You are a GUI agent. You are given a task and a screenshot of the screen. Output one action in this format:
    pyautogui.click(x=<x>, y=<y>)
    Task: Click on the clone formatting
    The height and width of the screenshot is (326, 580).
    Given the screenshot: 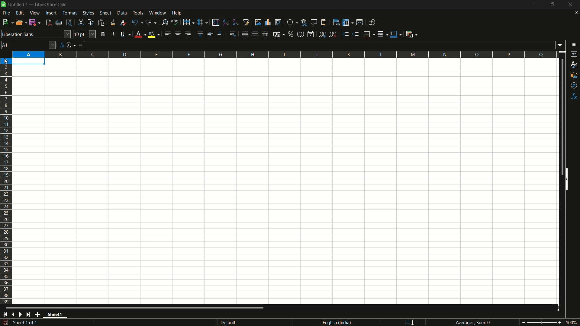 What is the action you would take?
    pyautogui.click(x=113, y=22)
    